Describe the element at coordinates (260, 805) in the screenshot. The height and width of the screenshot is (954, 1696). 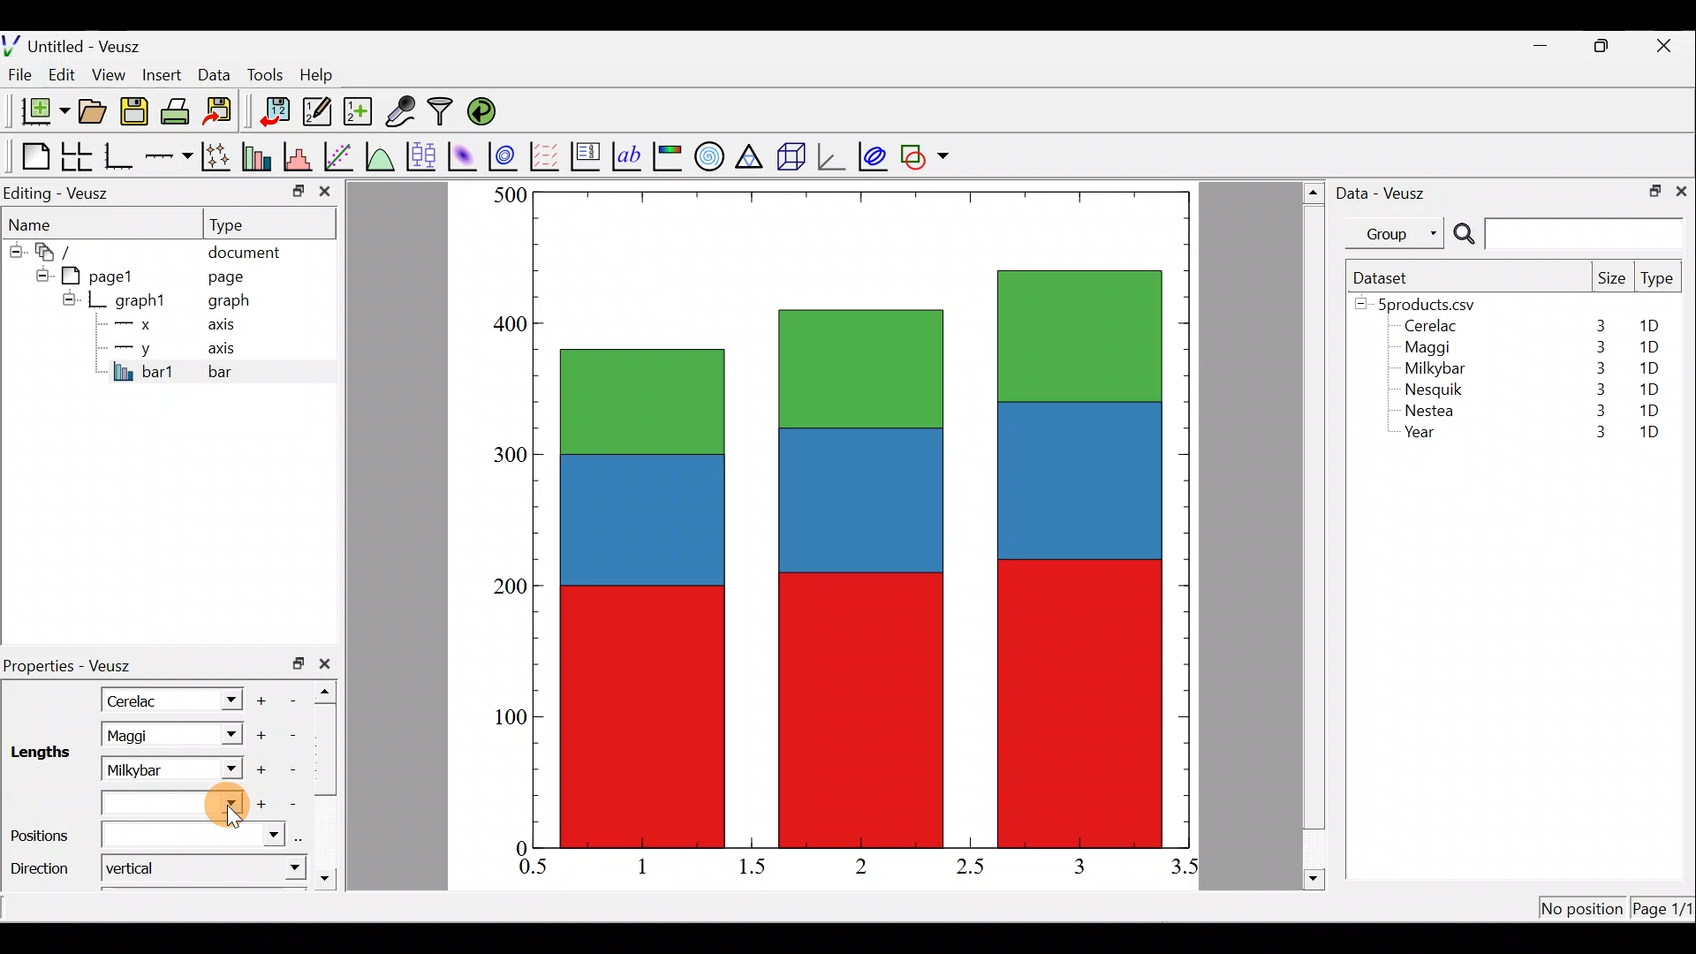
I see `Add another item` at that location.